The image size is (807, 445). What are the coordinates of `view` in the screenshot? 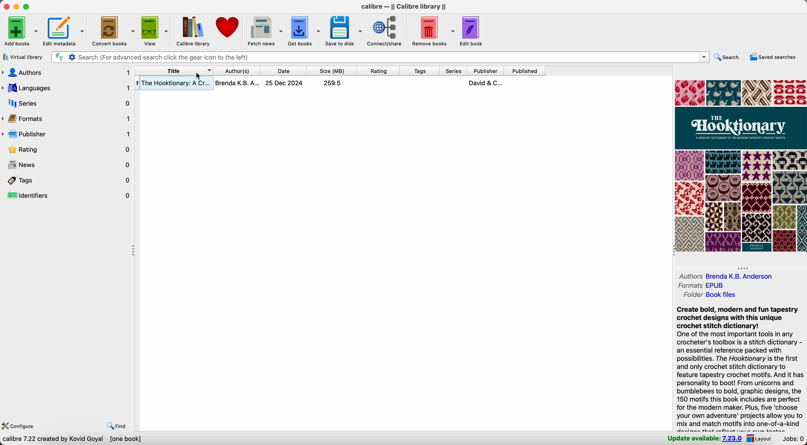 It's located at (154, 30).